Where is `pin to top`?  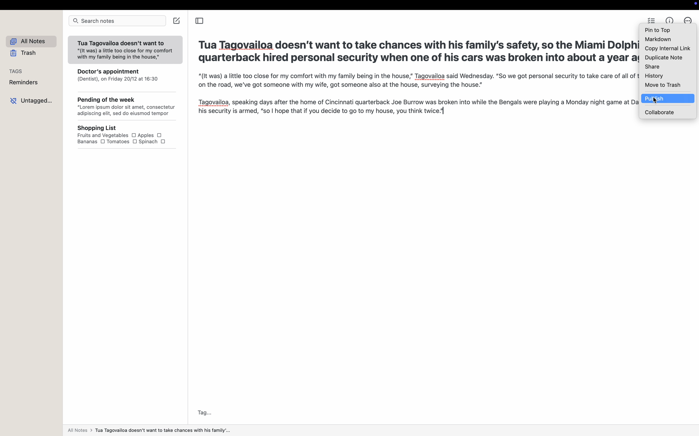
pin to top is located at coordinates (659, 30).